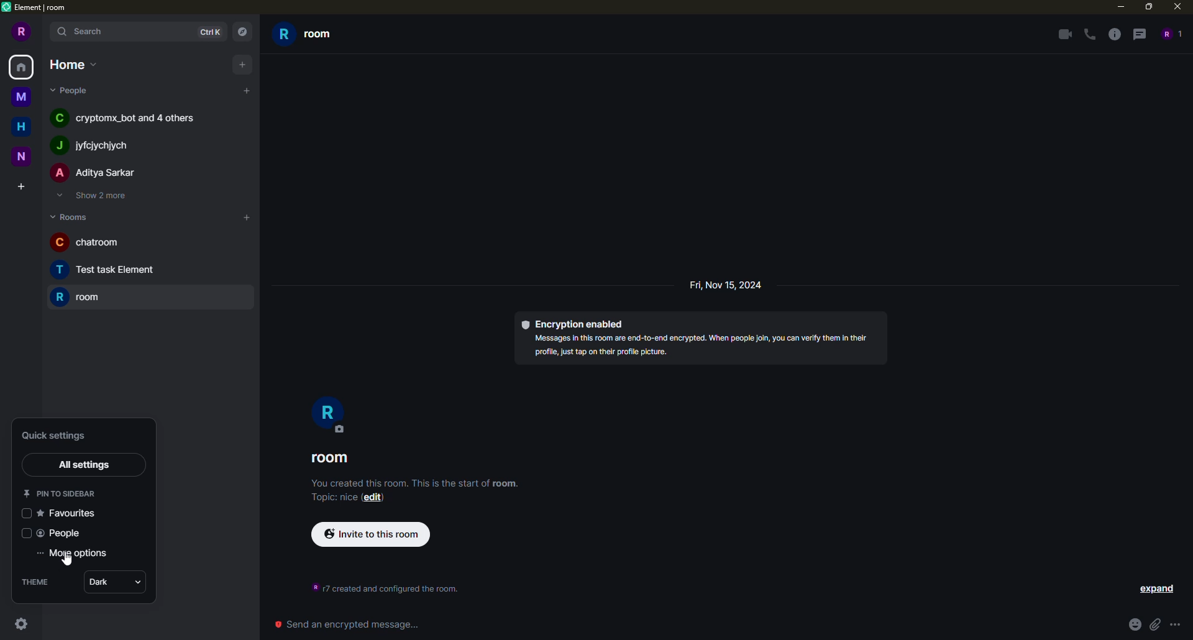  What do you see at coordinates (1158, 589) in the screenshot?
I see `expand` at bounding box center [1158, 589].